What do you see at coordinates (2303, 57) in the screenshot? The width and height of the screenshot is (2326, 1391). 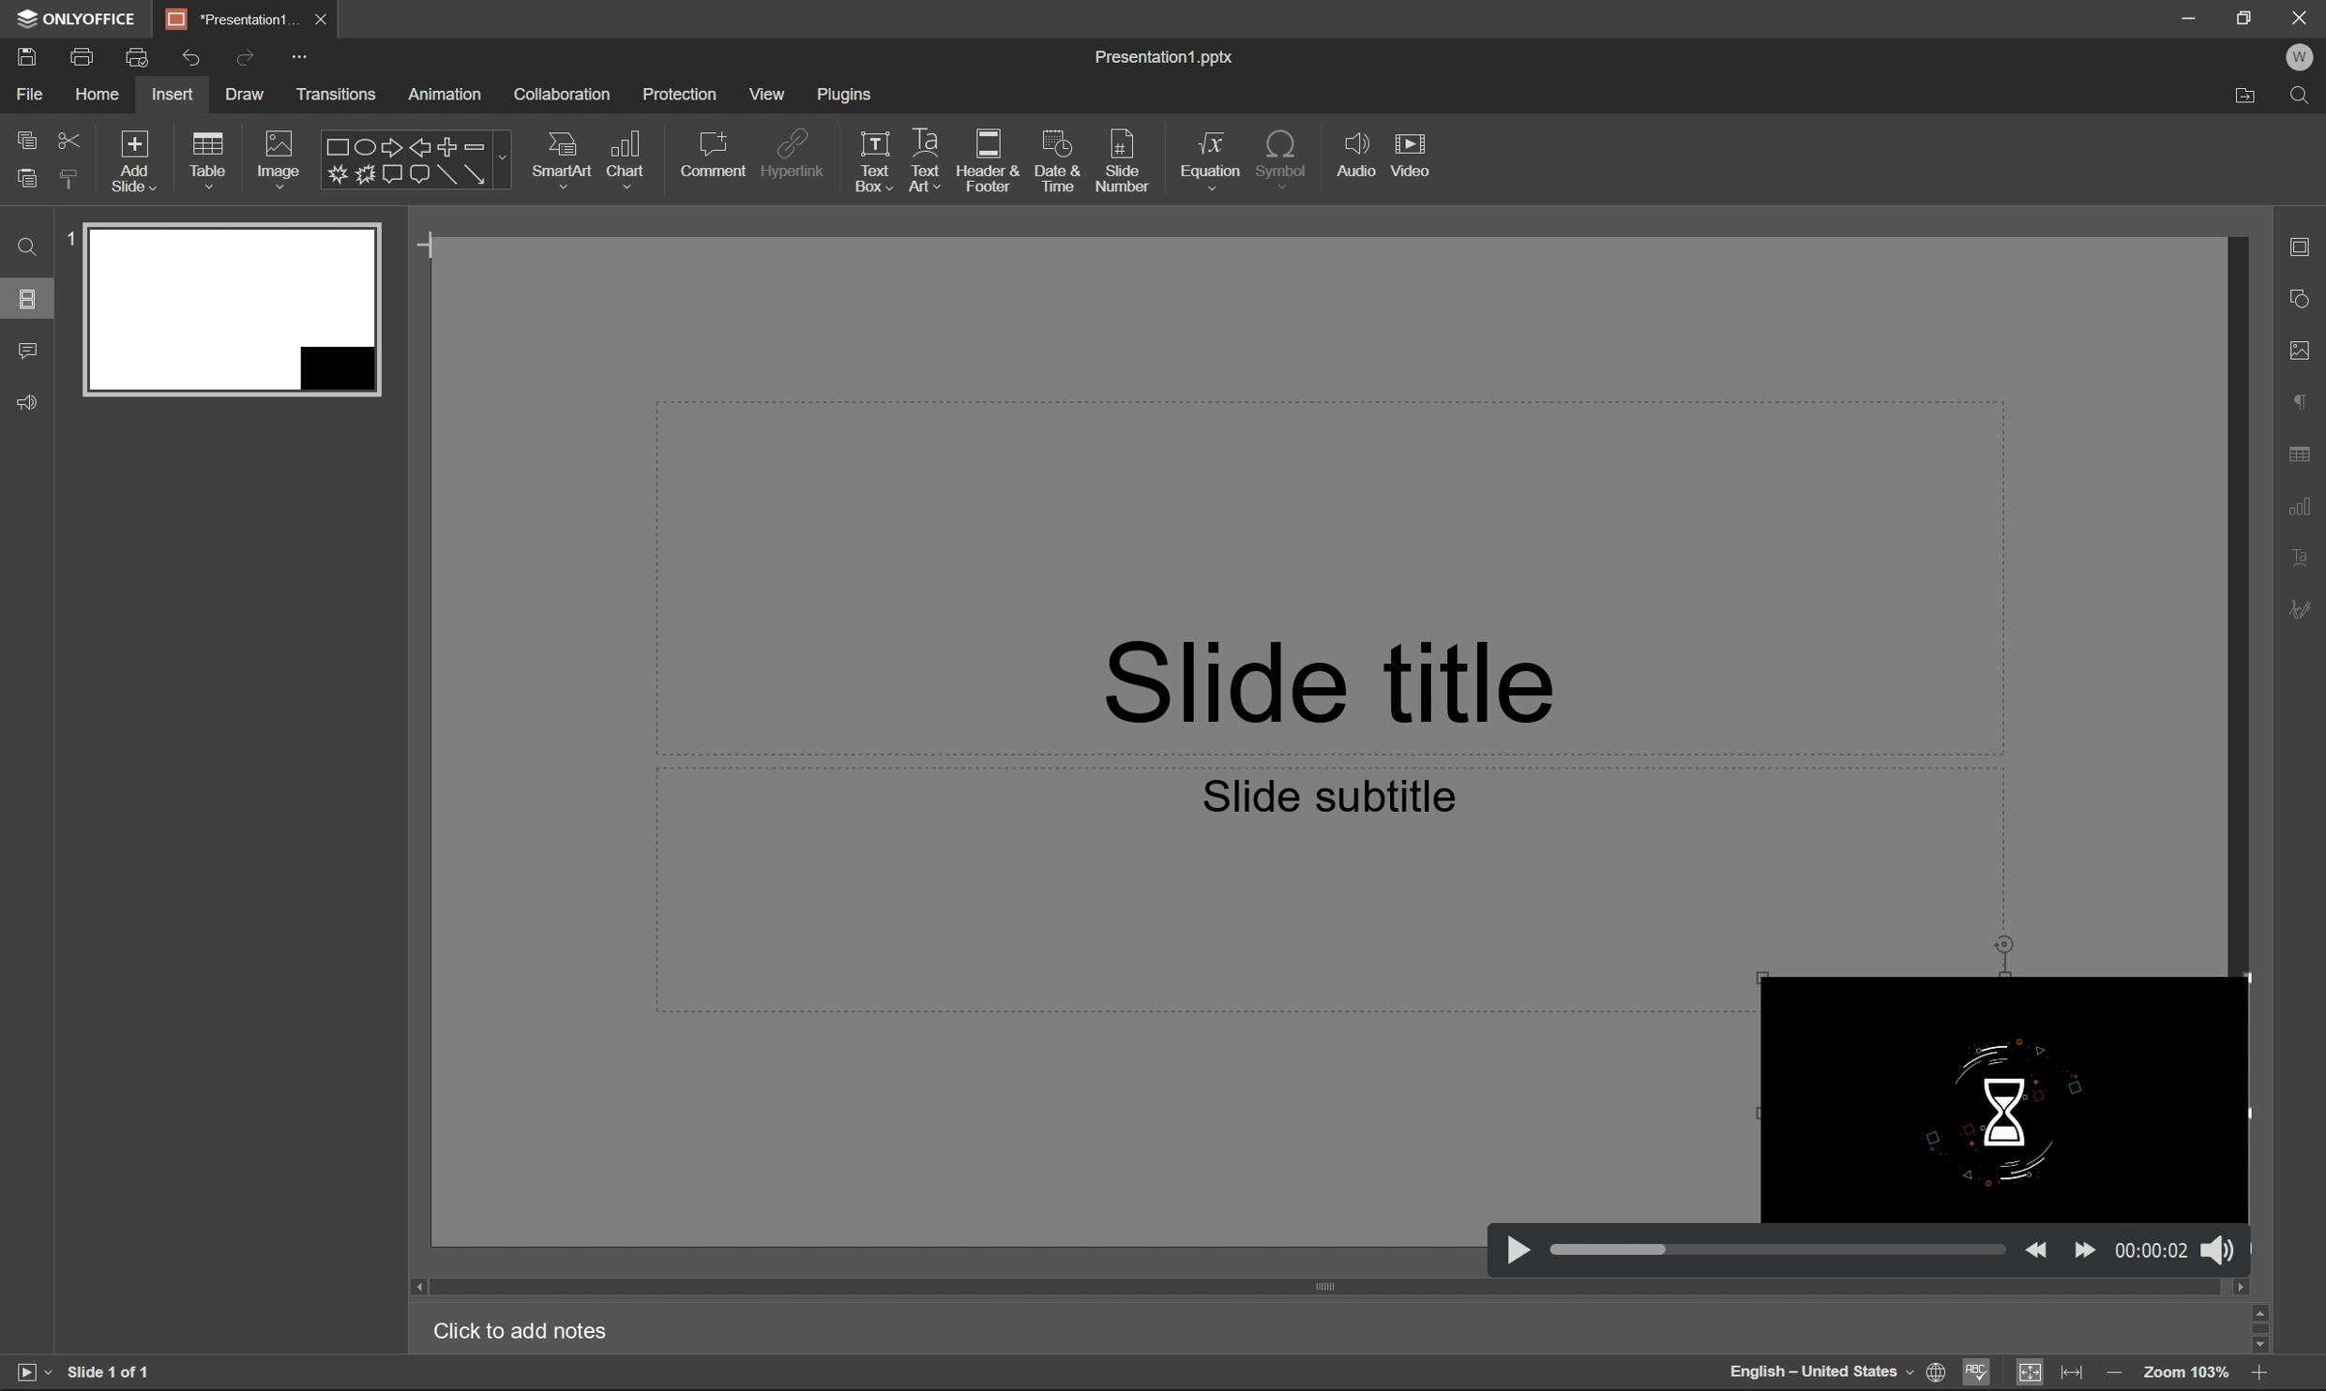 I see `W` at bounding box center [2303, 57].